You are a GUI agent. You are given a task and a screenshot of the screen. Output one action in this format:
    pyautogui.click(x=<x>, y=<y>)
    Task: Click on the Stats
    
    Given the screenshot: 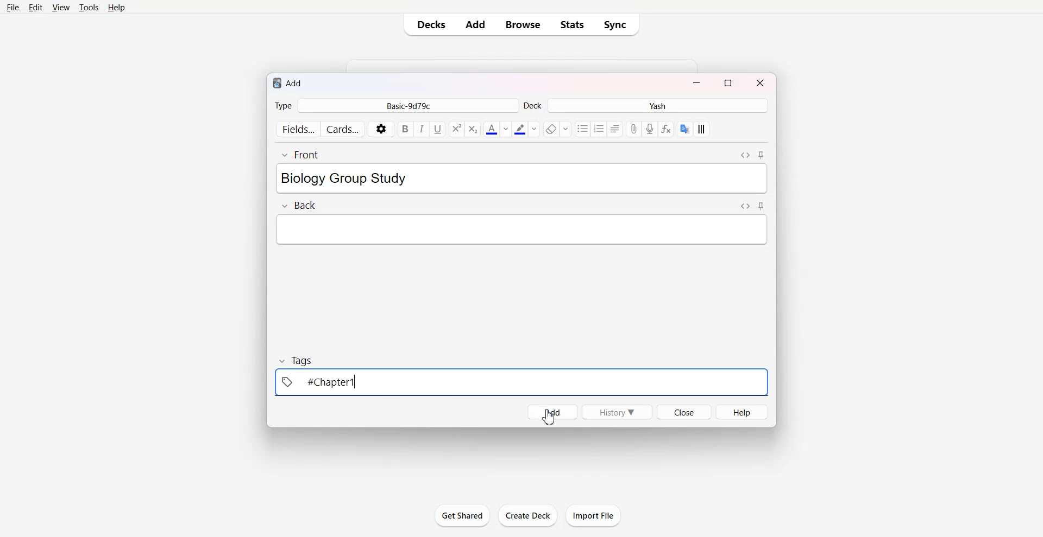 What is the action you would take?
    pyautogui.click(x=573, y=24)
    